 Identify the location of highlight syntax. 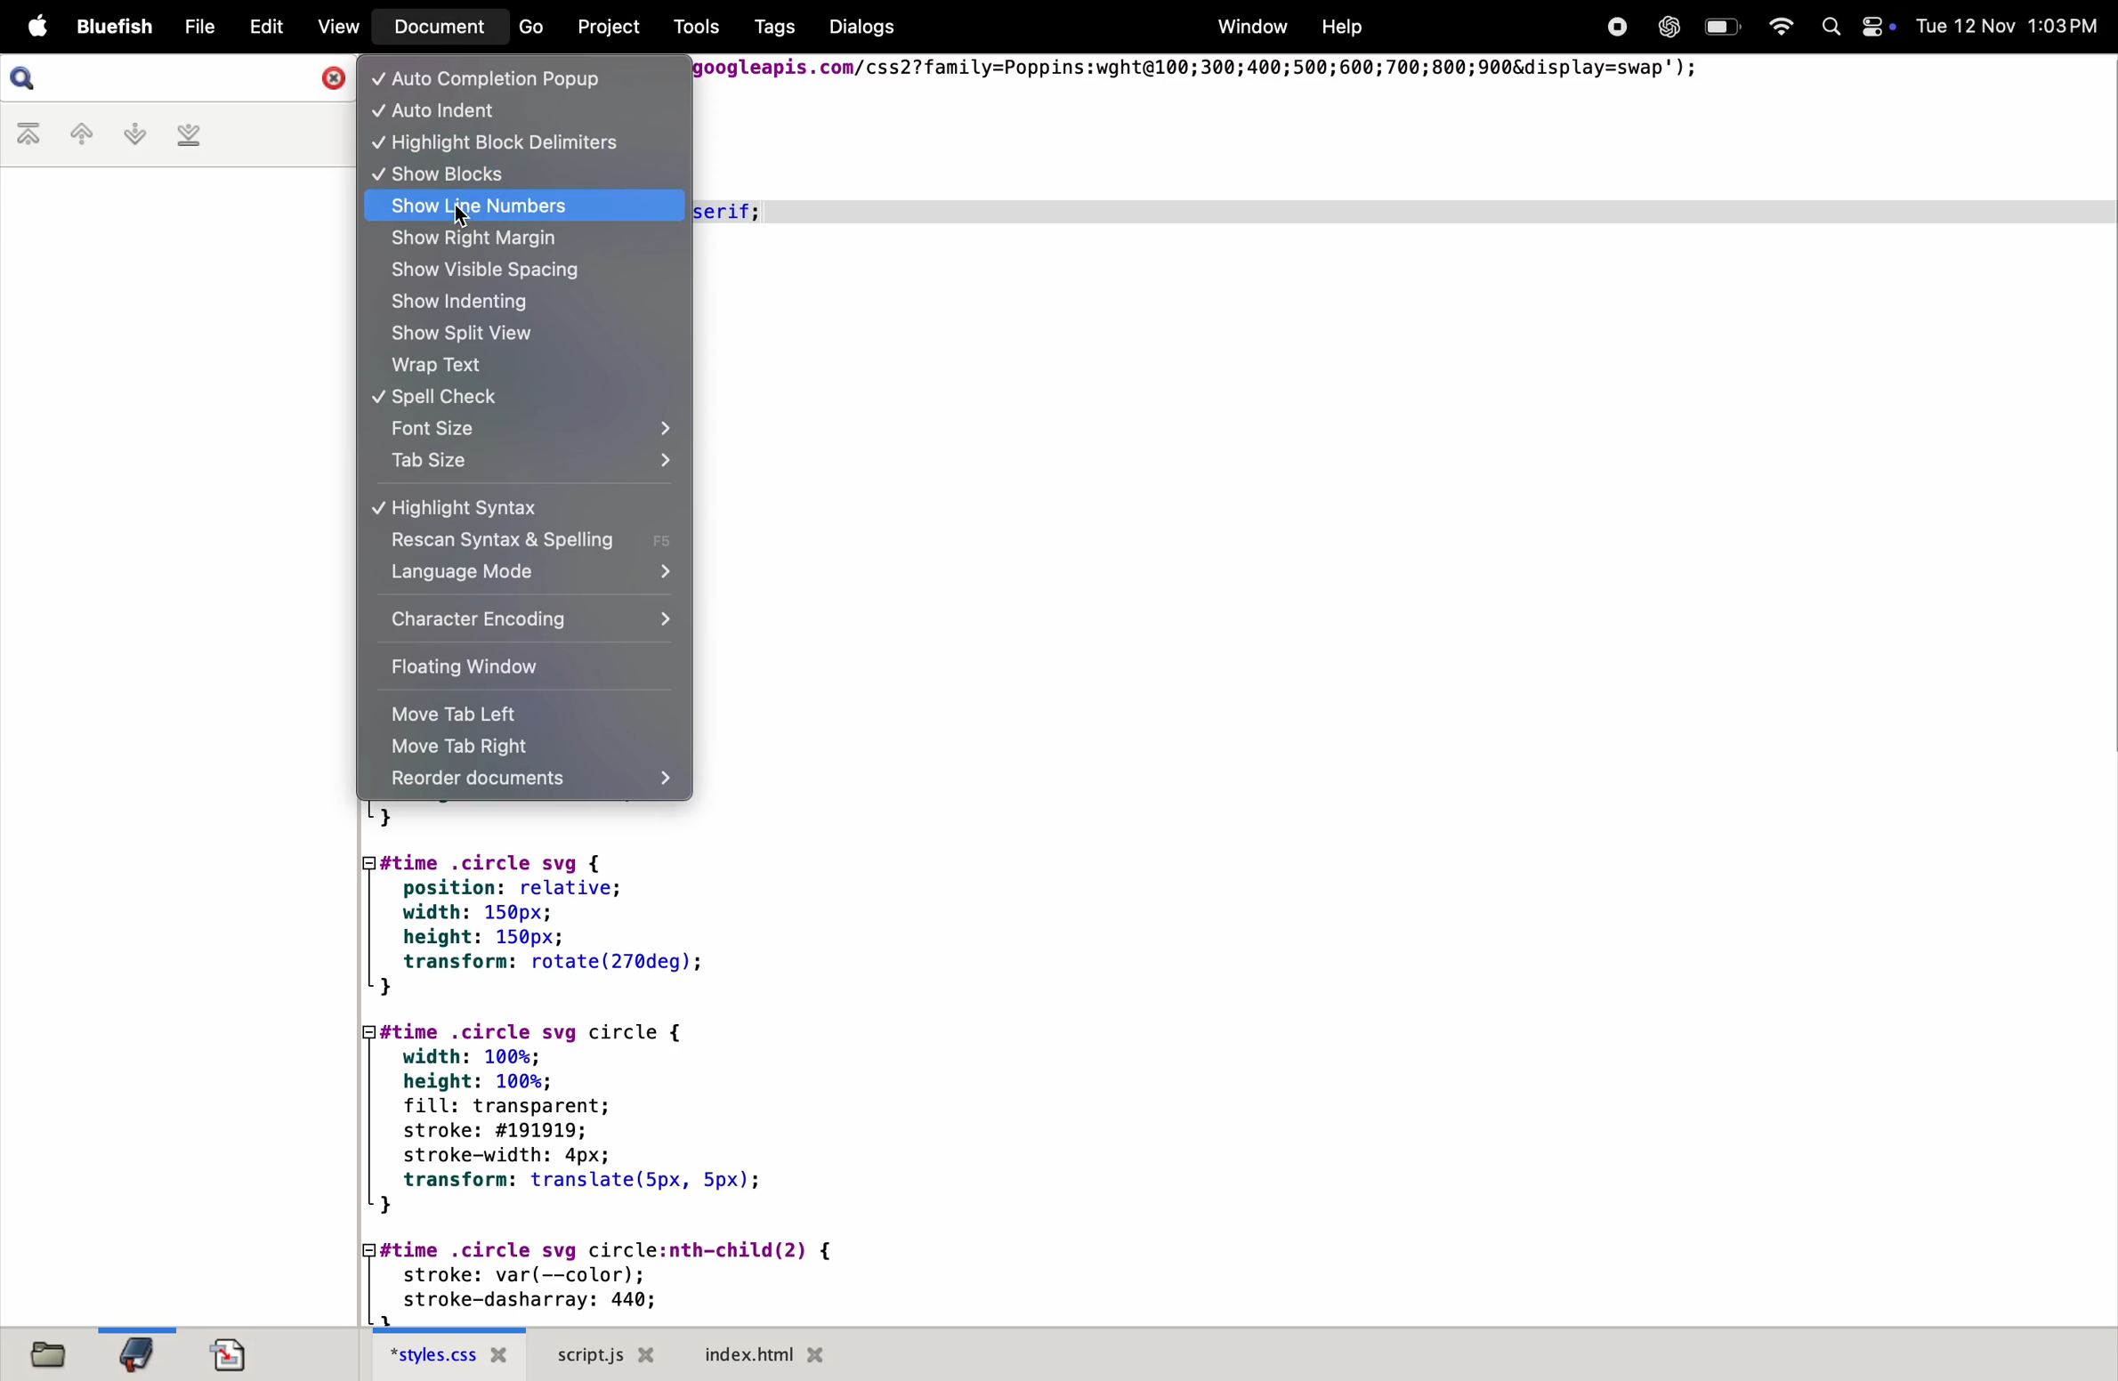
(525, 508).